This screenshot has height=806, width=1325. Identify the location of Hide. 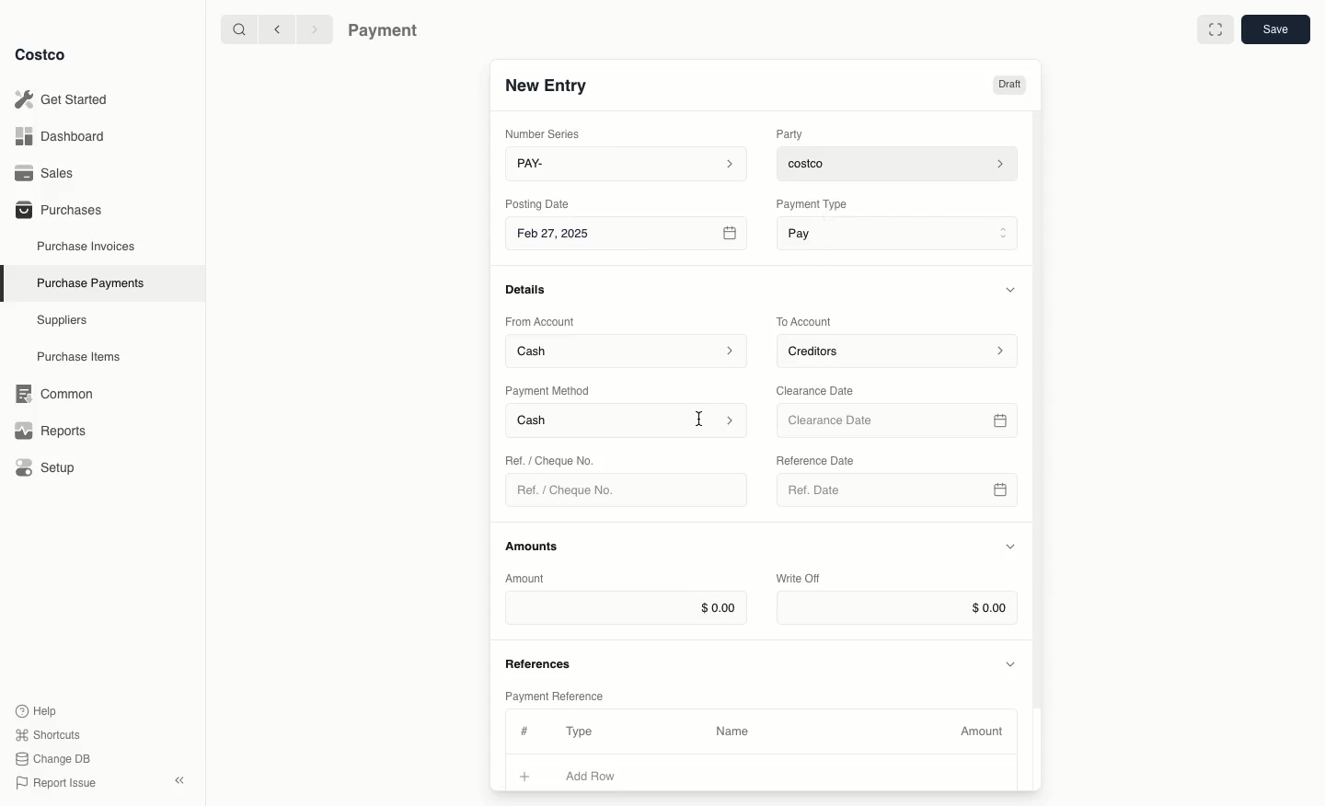
(1013, 289).